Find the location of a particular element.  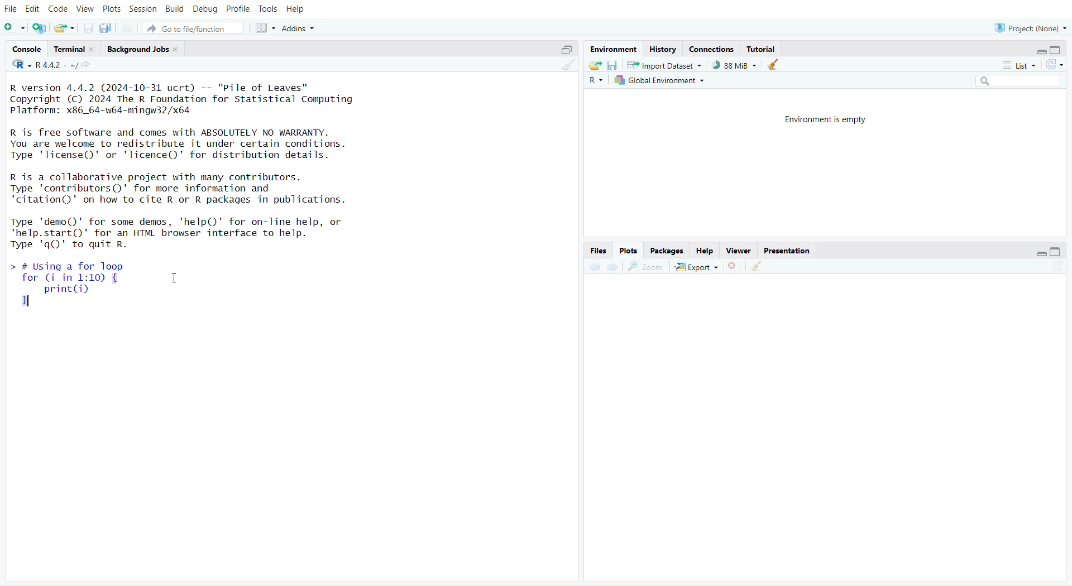

build is located at coordinates (174, 9).